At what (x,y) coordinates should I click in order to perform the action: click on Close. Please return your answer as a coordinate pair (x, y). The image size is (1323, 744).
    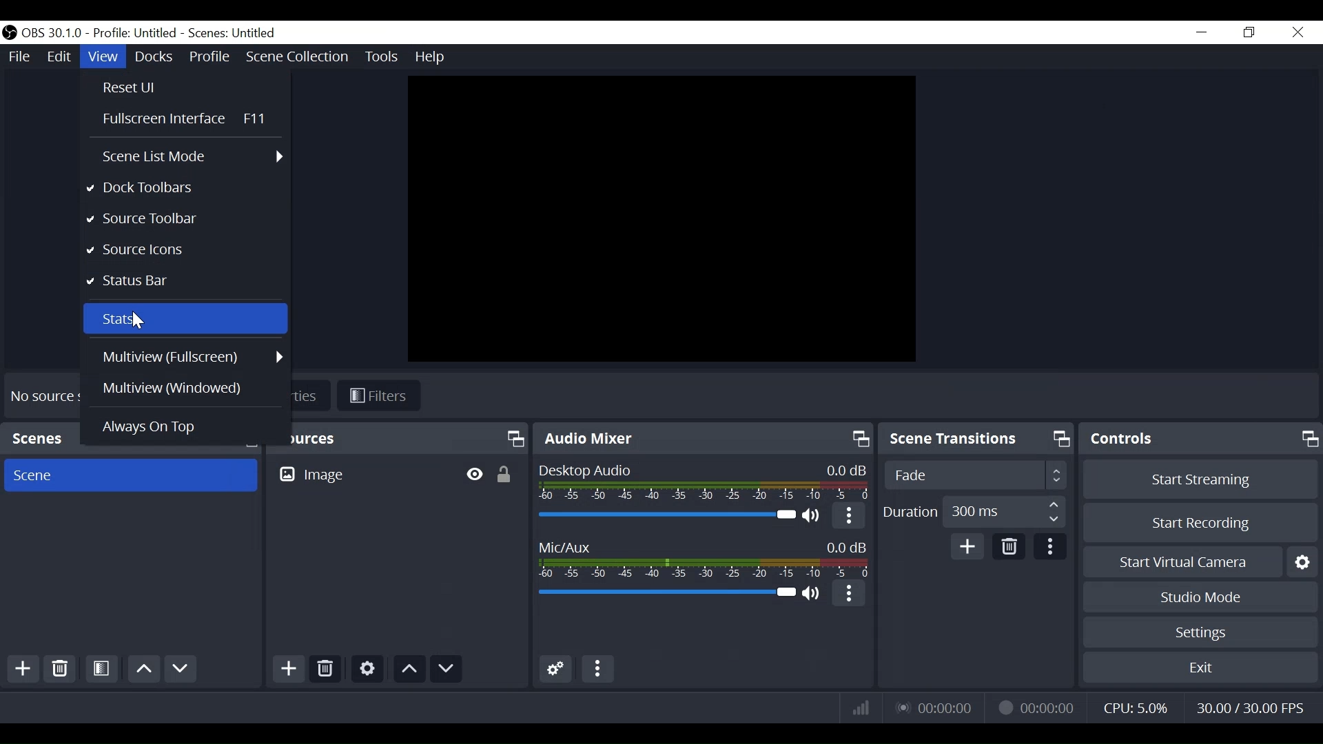
    Looking at the image, I should click on (1297, 32).